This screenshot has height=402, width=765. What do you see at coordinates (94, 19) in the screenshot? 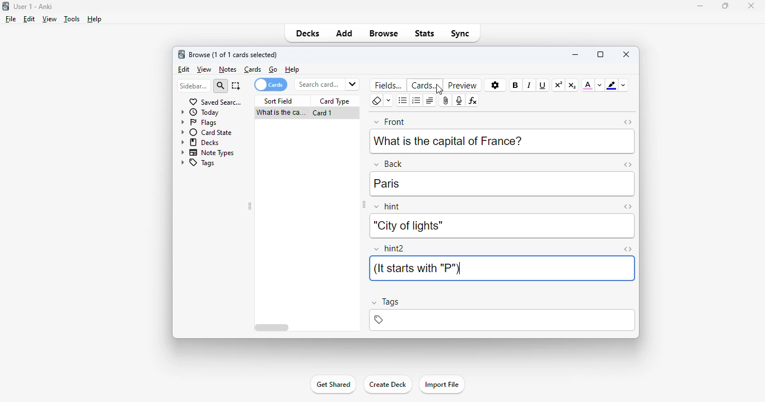
I see `help` at bounding box center [94, 19].